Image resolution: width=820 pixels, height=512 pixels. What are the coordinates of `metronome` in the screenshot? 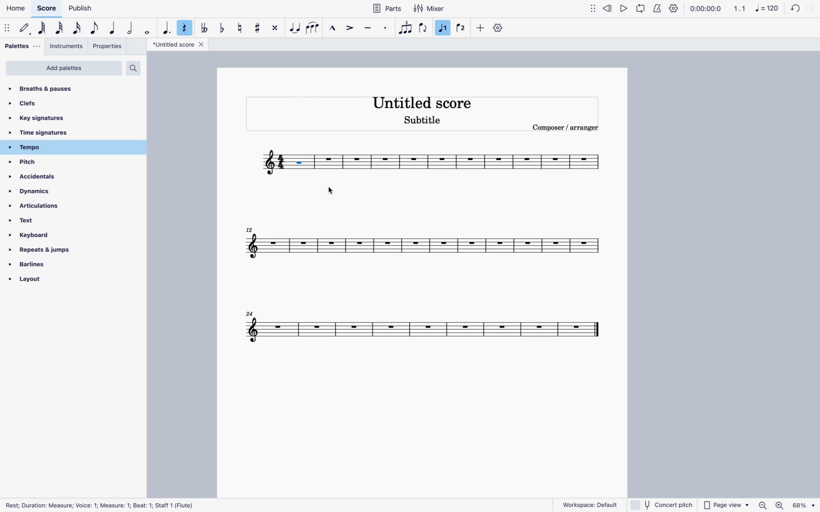 It's located at (657, 9).